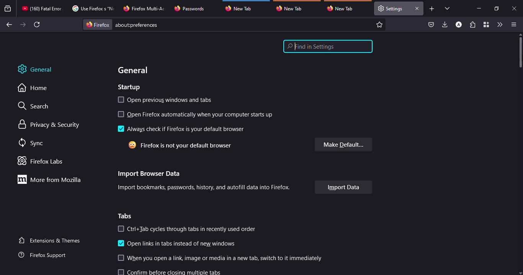  What do you see at coordinates (472, 25) in the screenshot?
I see `extensions` at bounding box center [472, 25].